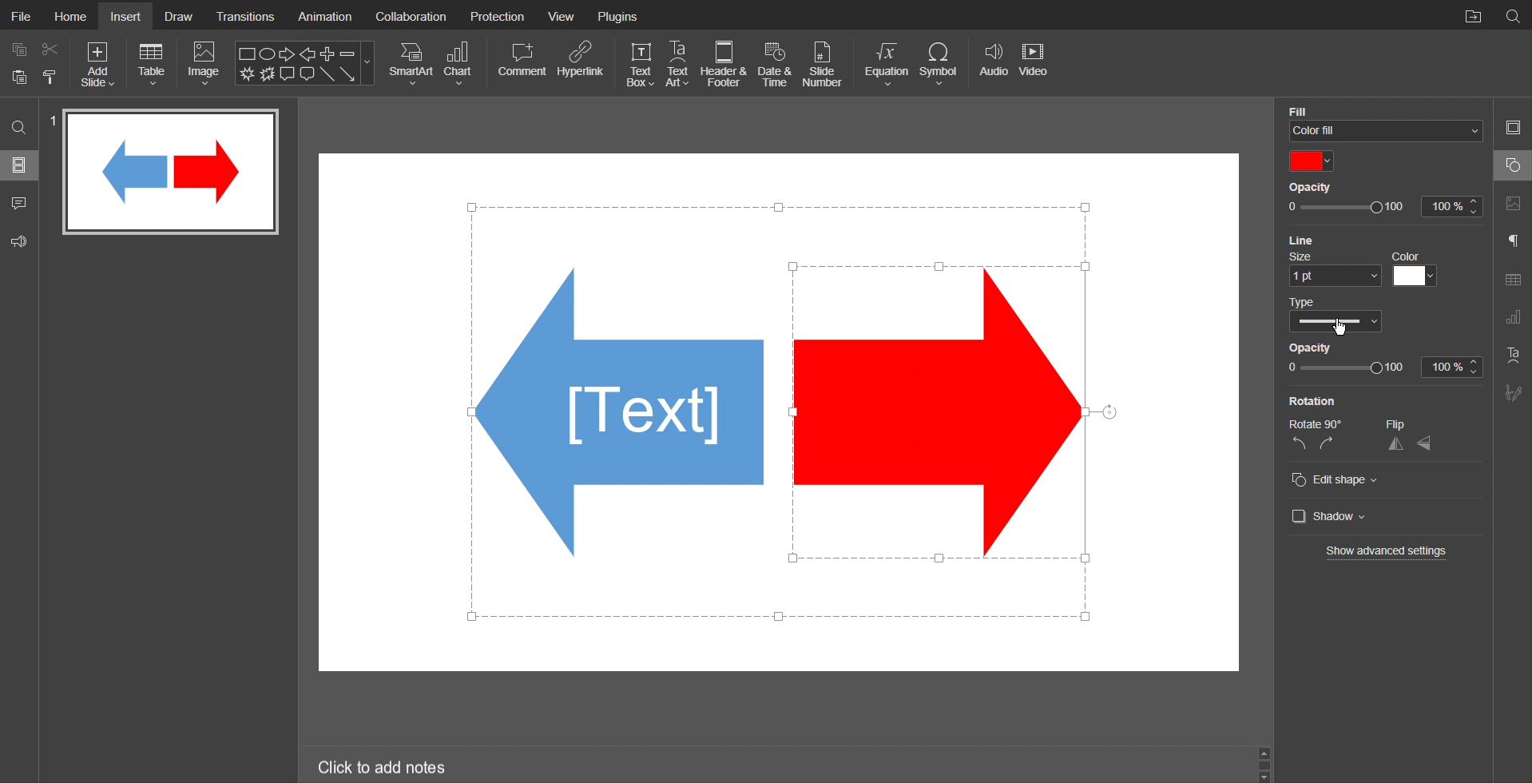 The image size is (1532, 783). What do you see at coordinates (1512, 205) in the screenshot?
I see `Image Settings` at bounding box center [1512, 205].